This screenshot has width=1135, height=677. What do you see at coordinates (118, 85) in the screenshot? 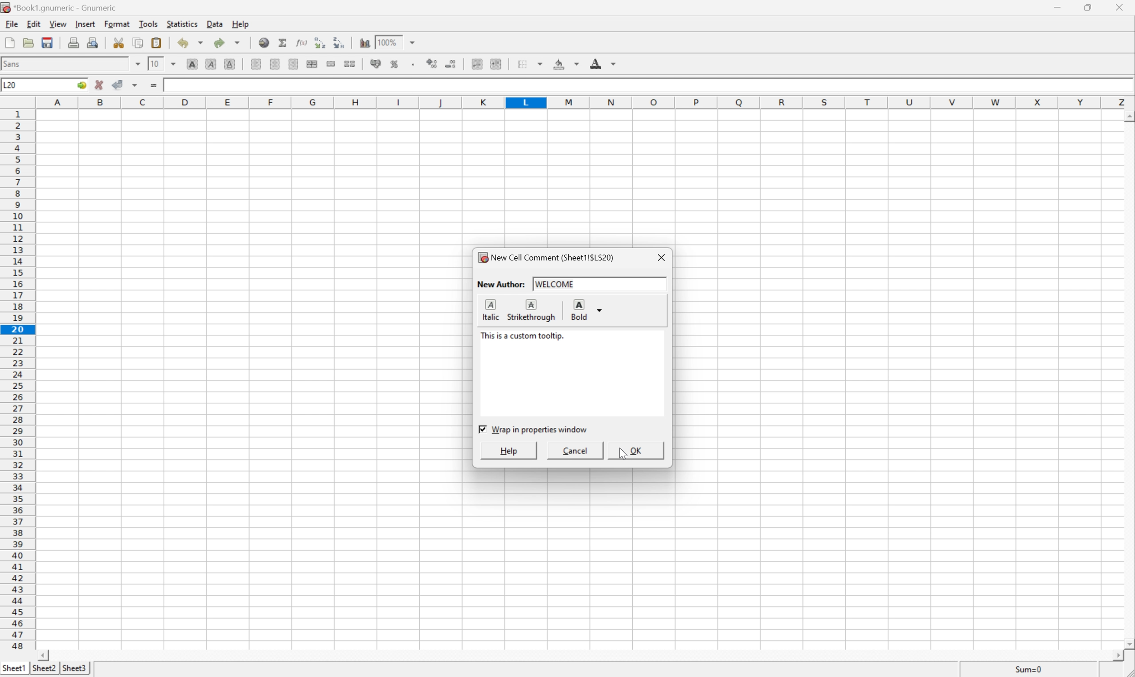
I see `Accept changes` at bounding box center [118, 85].